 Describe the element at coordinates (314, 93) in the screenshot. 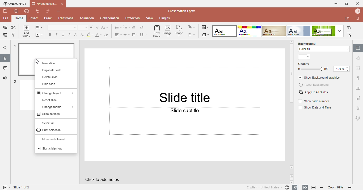

I see `Apply to all slides` at that location.